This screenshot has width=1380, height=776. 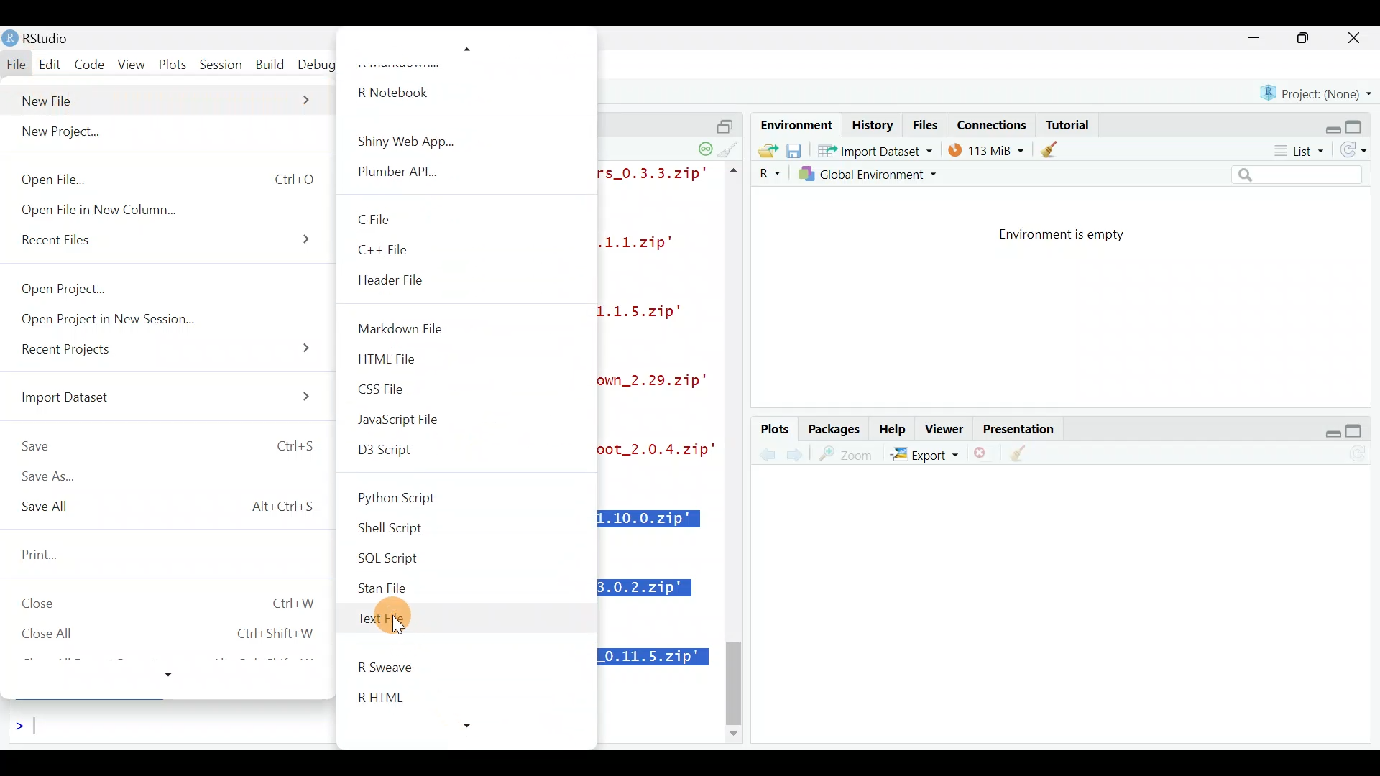 What do you see at coordinates (165, 440) in the screenshot?
I see `Save Ctrl+S` at bounding box center [165, 440].